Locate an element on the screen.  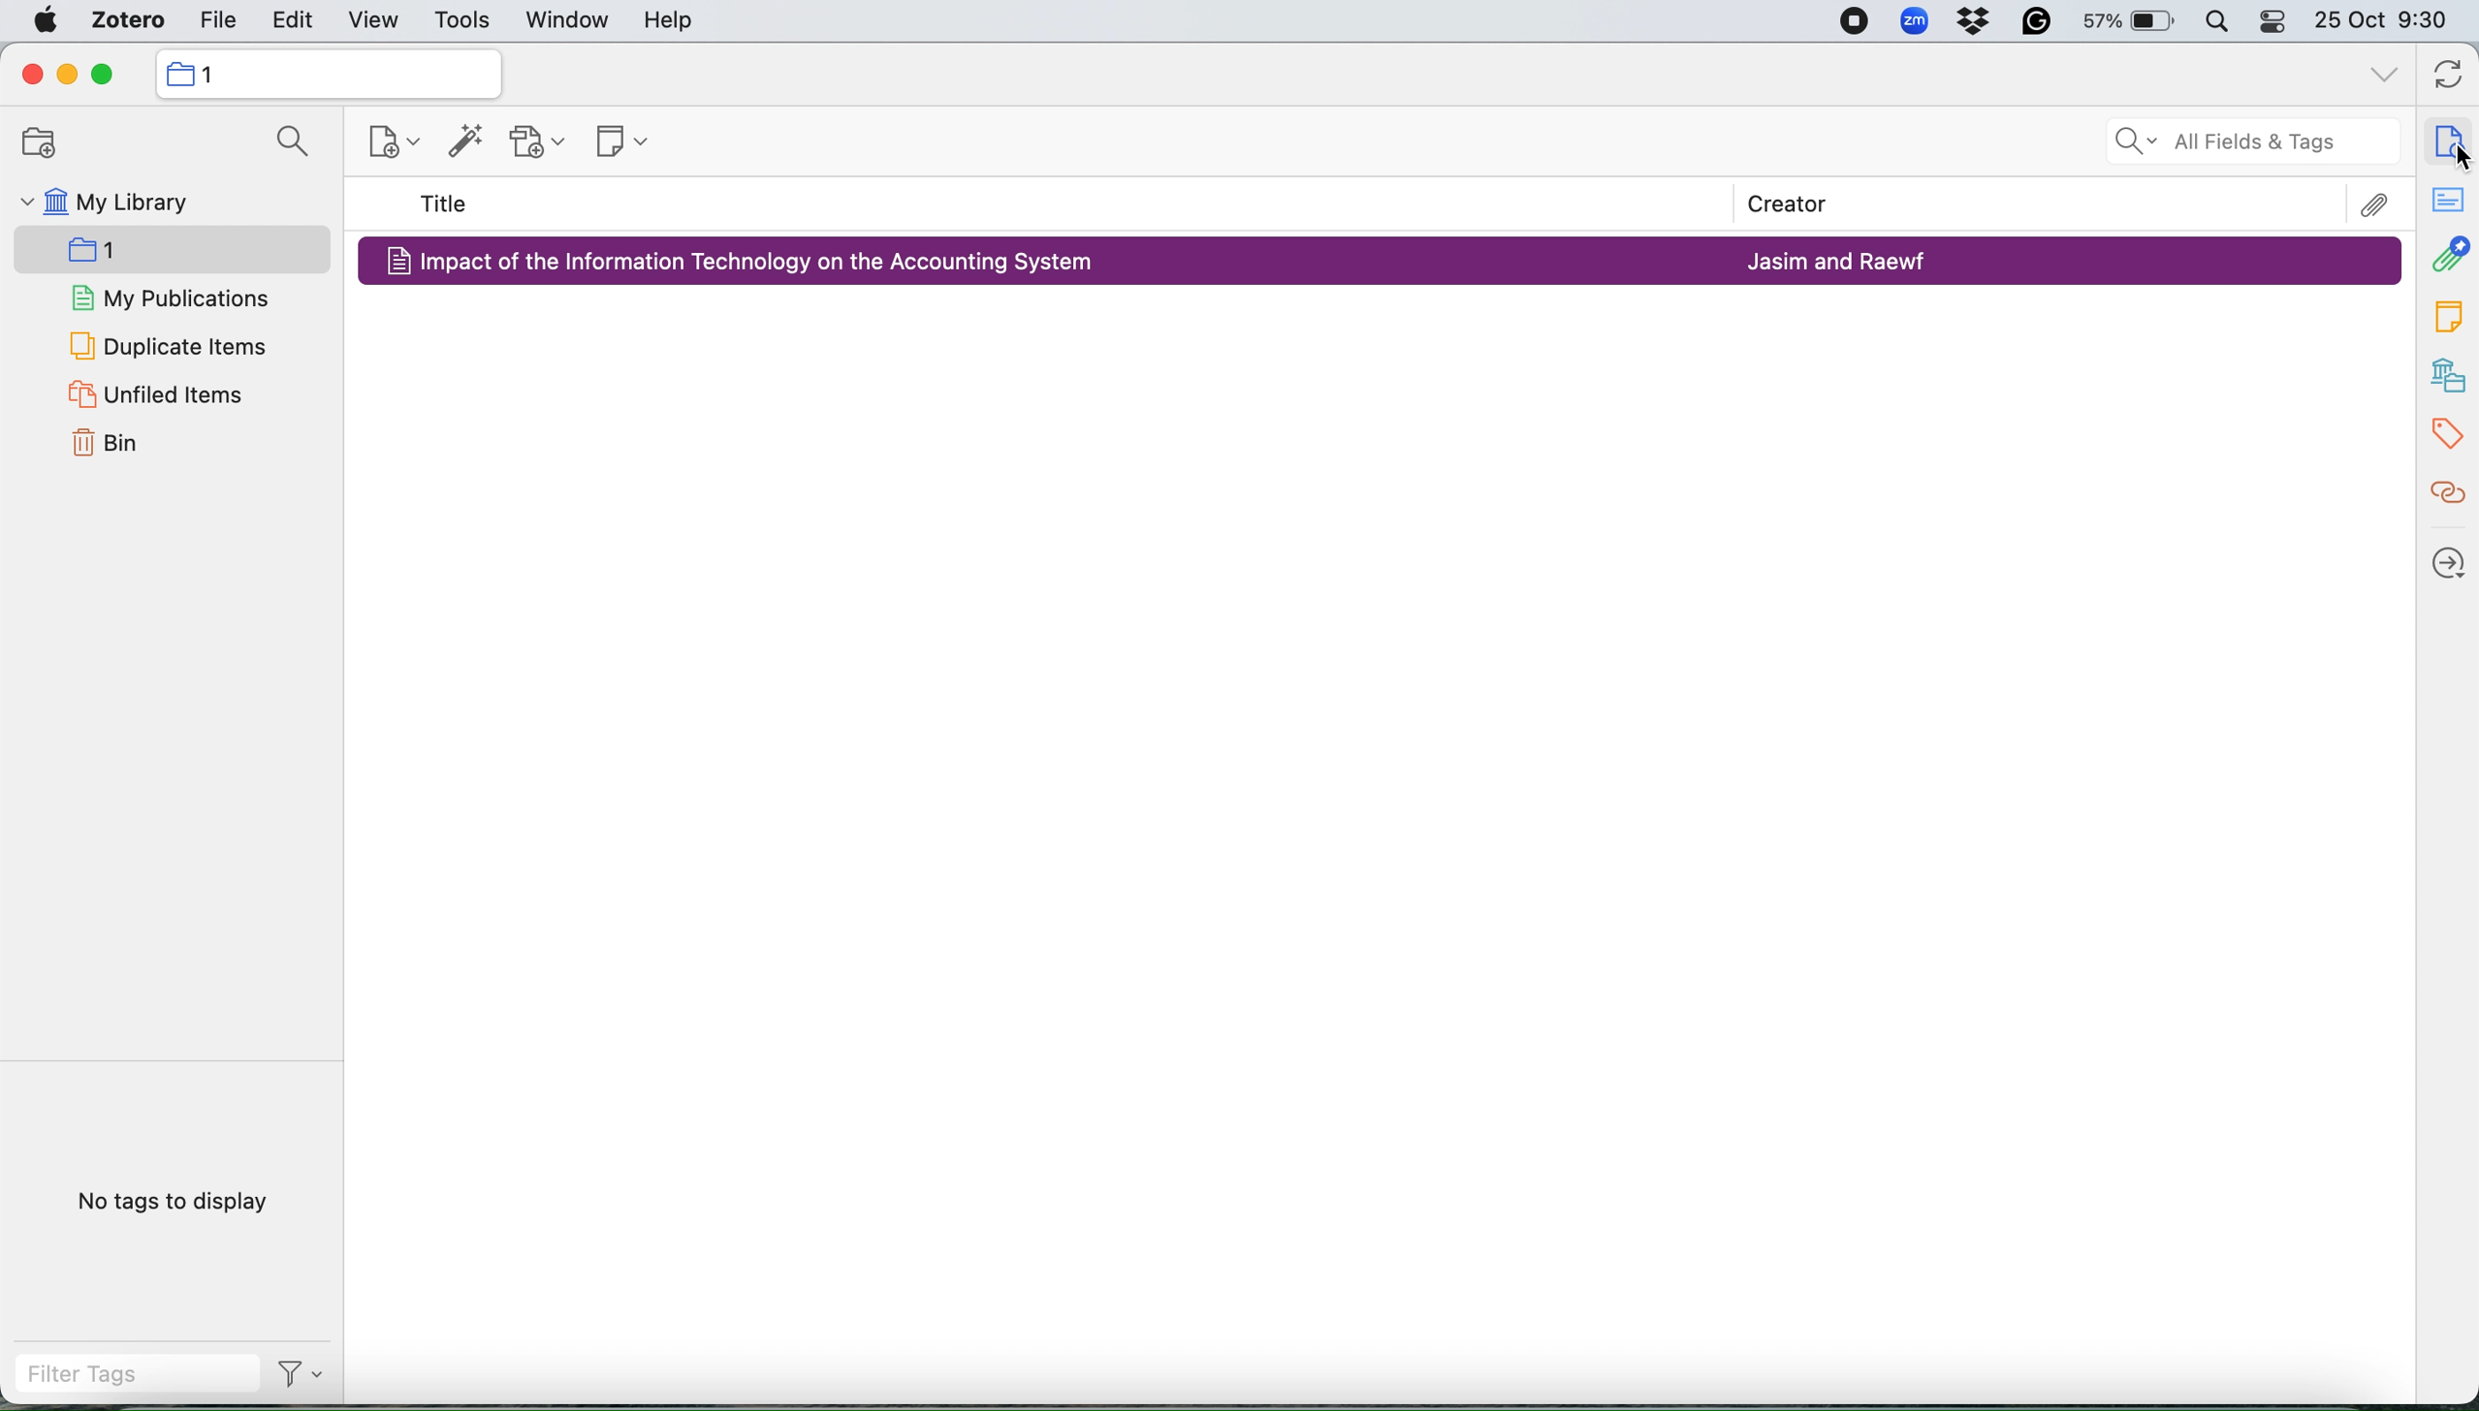
my publications is located at coordinates (165, 297).